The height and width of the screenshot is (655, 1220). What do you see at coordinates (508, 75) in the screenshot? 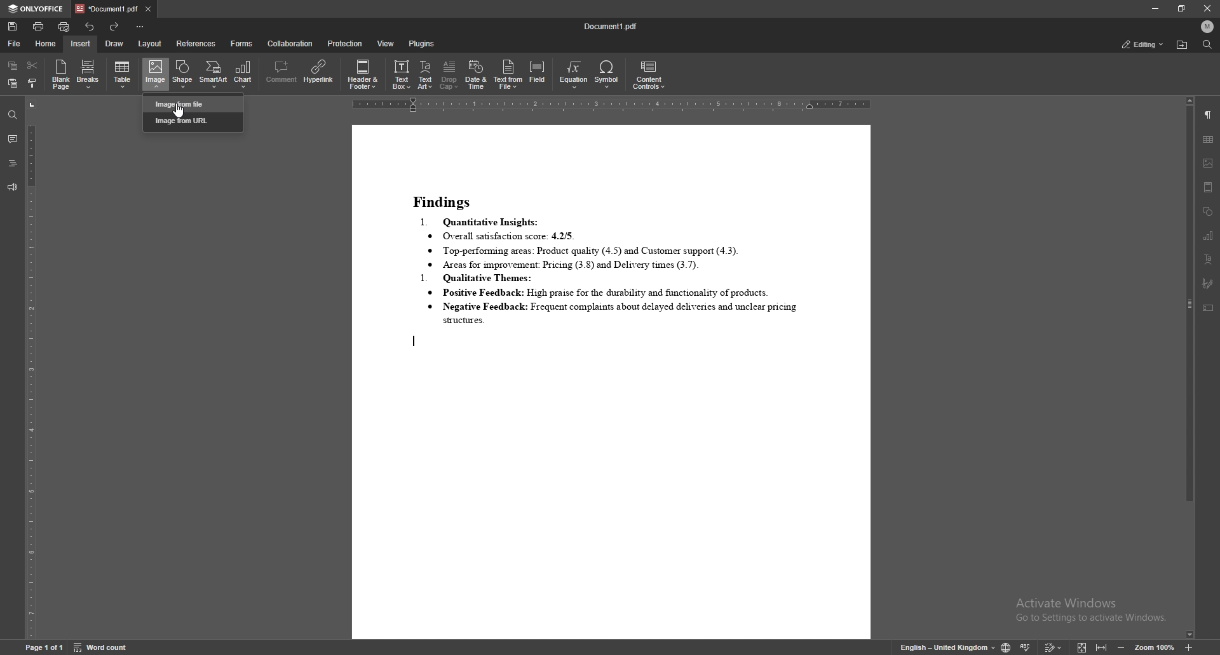
I see `text from file` at bounding box center [508, 75].